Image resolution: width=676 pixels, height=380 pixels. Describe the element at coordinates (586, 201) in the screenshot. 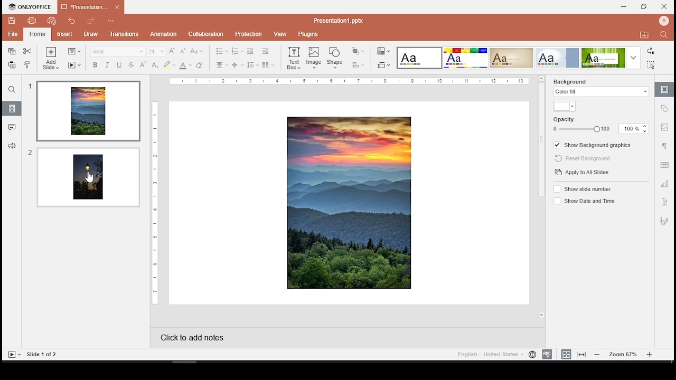

I see `show date and time on/off` at that location.